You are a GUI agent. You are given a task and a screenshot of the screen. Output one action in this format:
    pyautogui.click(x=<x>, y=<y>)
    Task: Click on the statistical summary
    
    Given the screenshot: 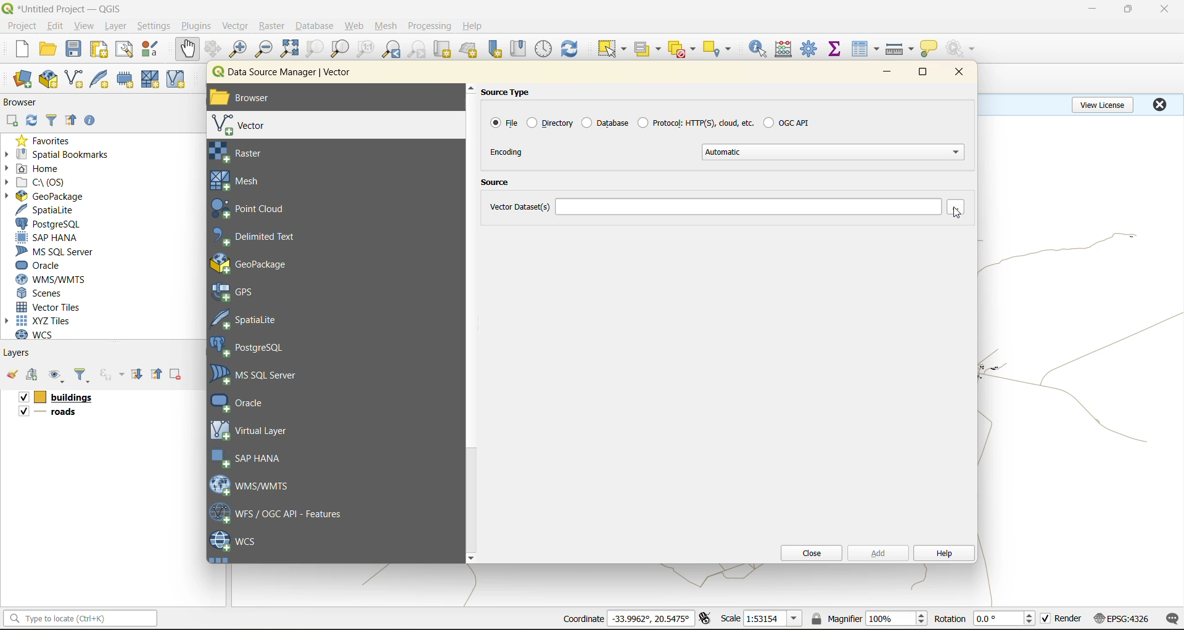 What is the action you would take?
    pyautogui.click(x=837, y=49)
    